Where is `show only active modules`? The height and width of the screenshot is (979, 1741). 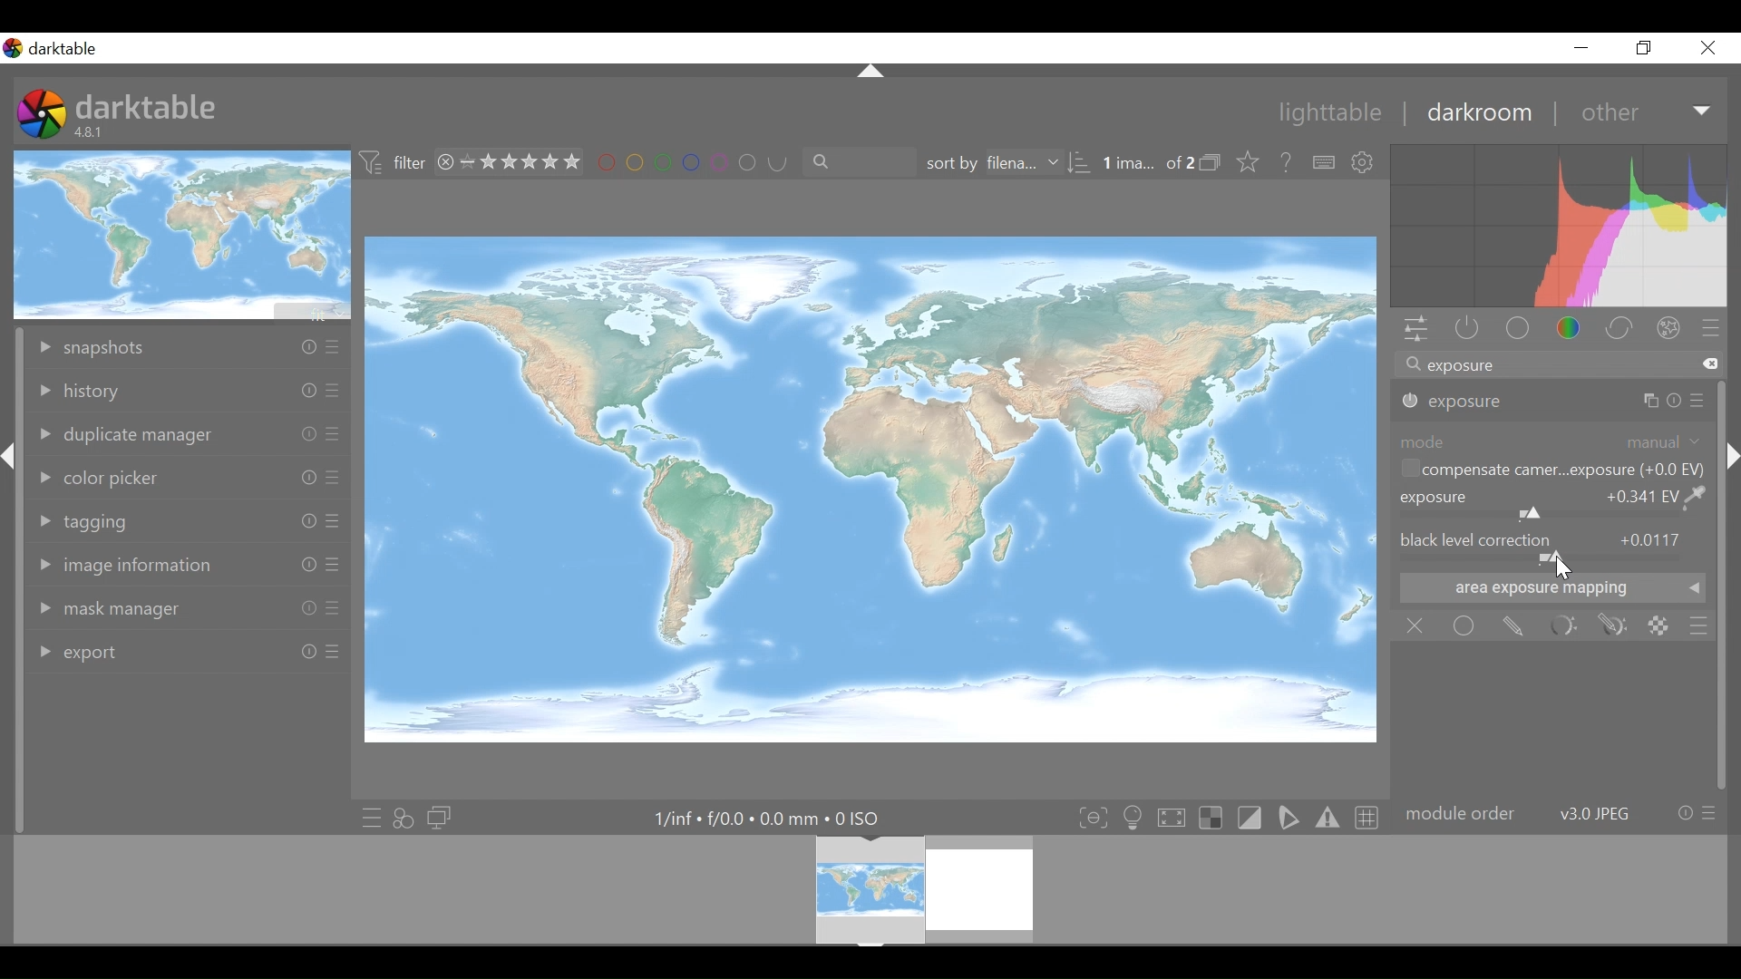 show only active modules is located at coordinates (1467, 329).